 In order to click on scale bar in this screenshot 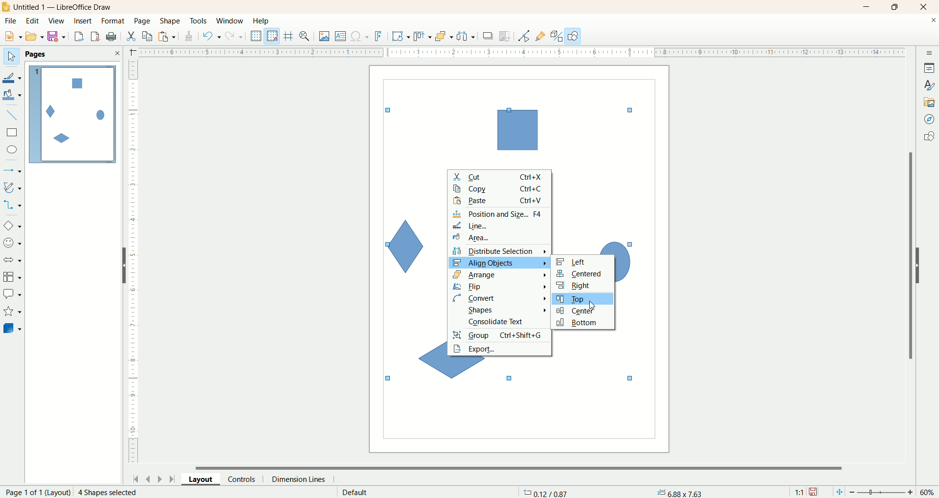, I will do `click(133, 264)`.